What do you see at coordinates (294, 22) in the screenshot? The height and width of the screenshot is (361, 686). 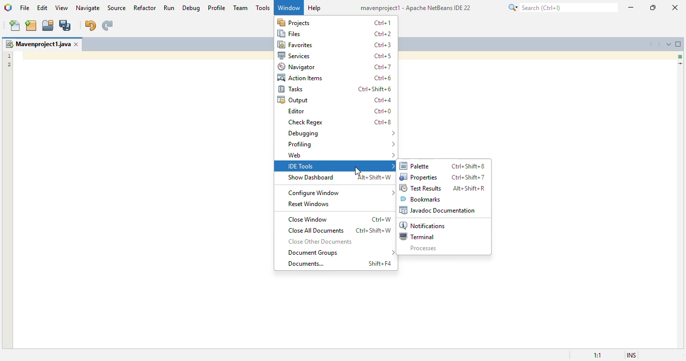 I see `projects` at bounding box center [294, 22].